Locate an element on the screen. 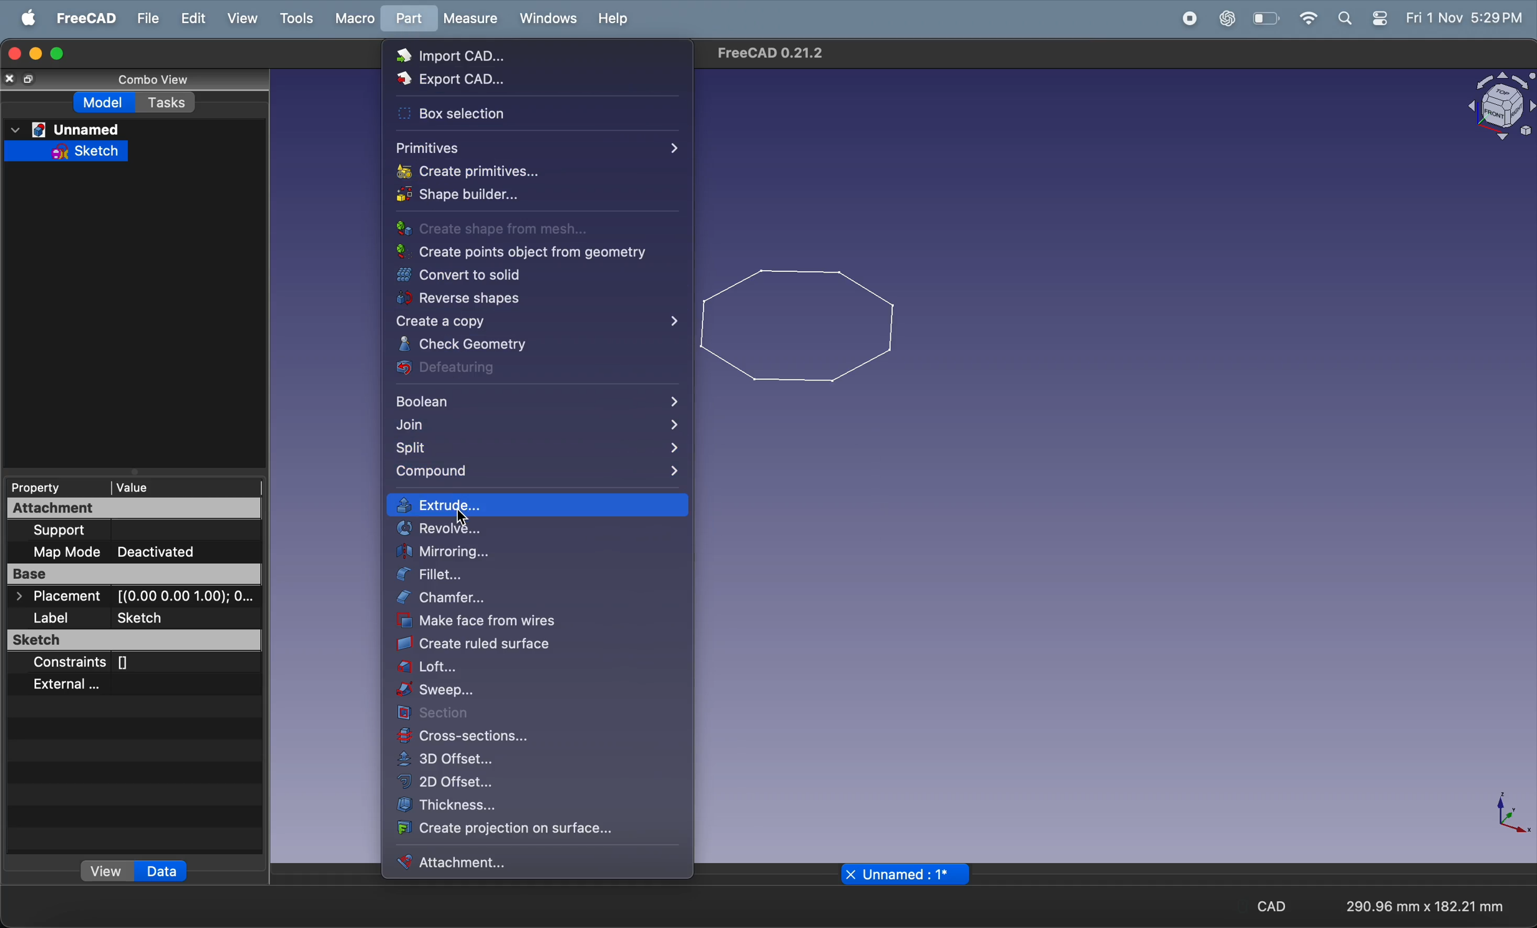  placement co ordinates is located at coordinates (134, 598).